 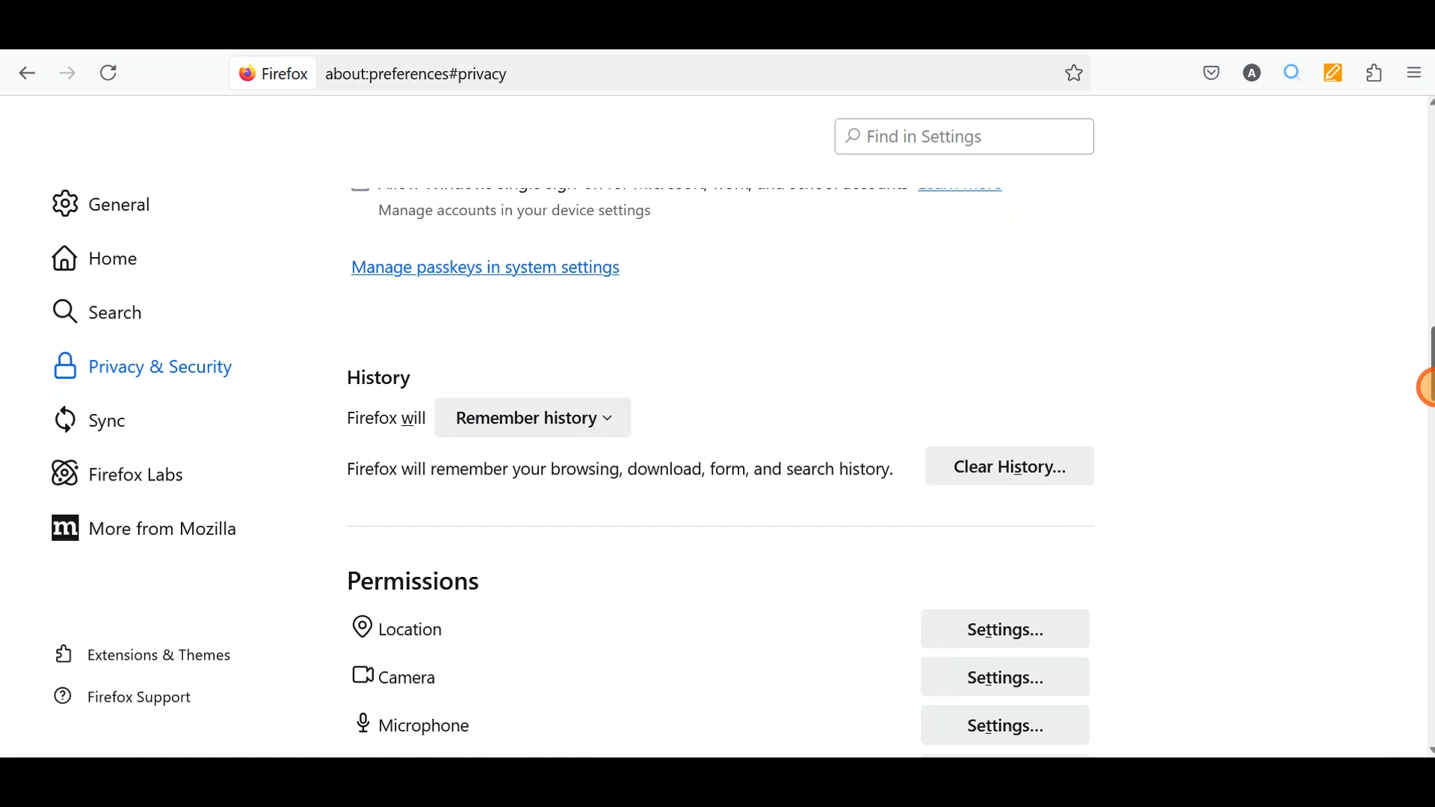 What do you see at coordinates (510, 209) in the screenshot?
I see `Manage accounts in your device settings` at bounding box center [510, 209].